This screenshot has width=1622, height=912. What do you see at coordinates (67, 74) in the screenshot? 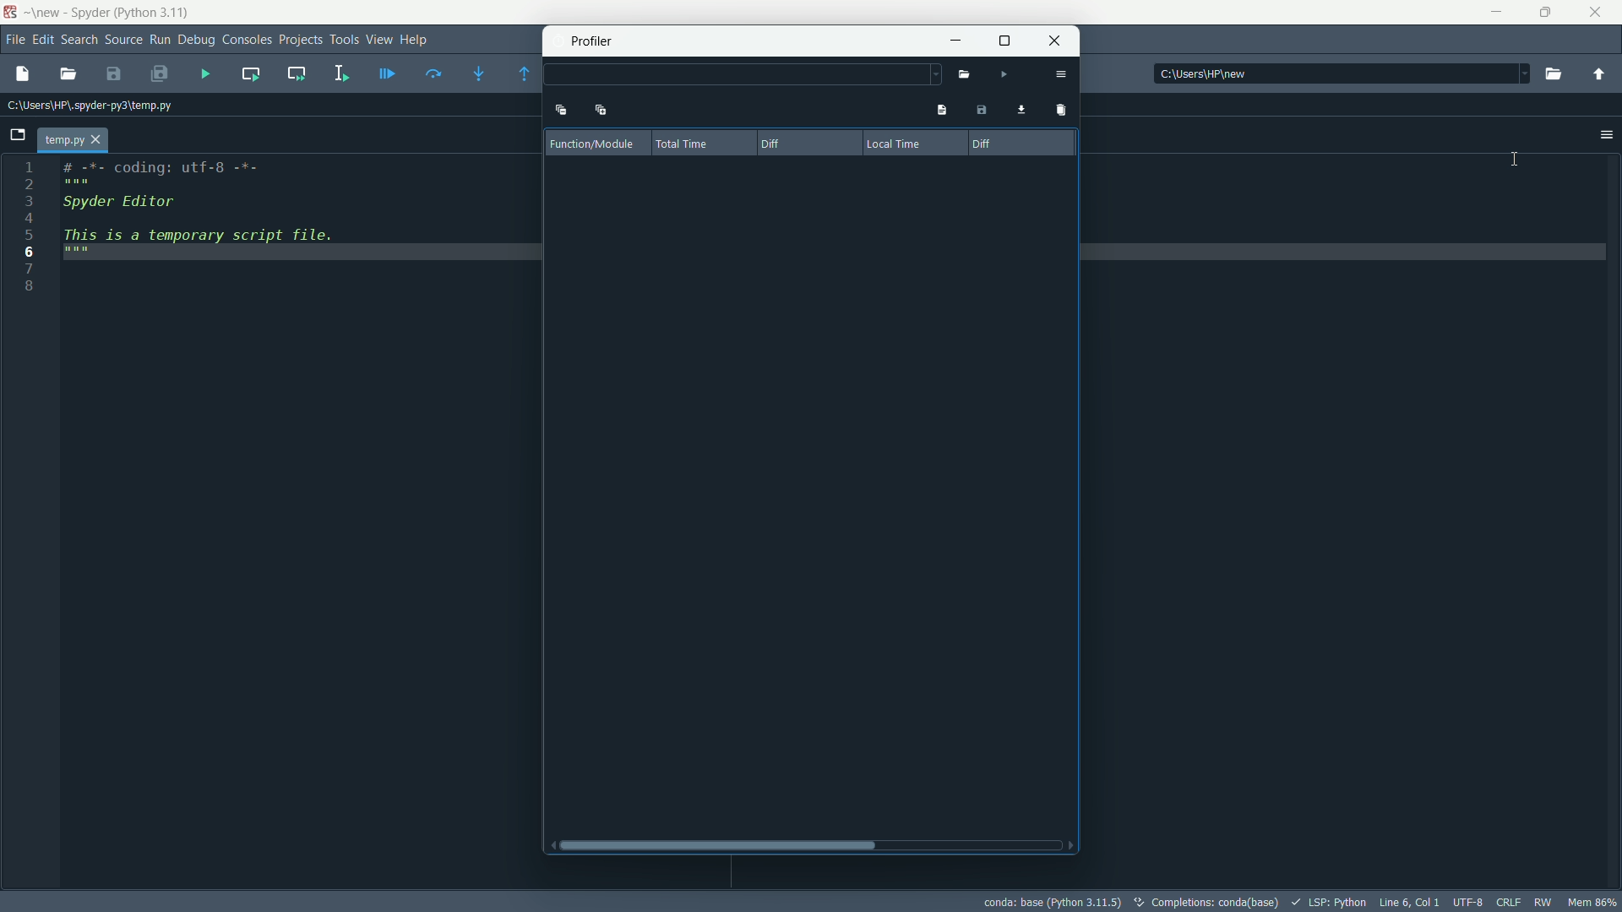
I see `open file` at bounding box center [67, 74].